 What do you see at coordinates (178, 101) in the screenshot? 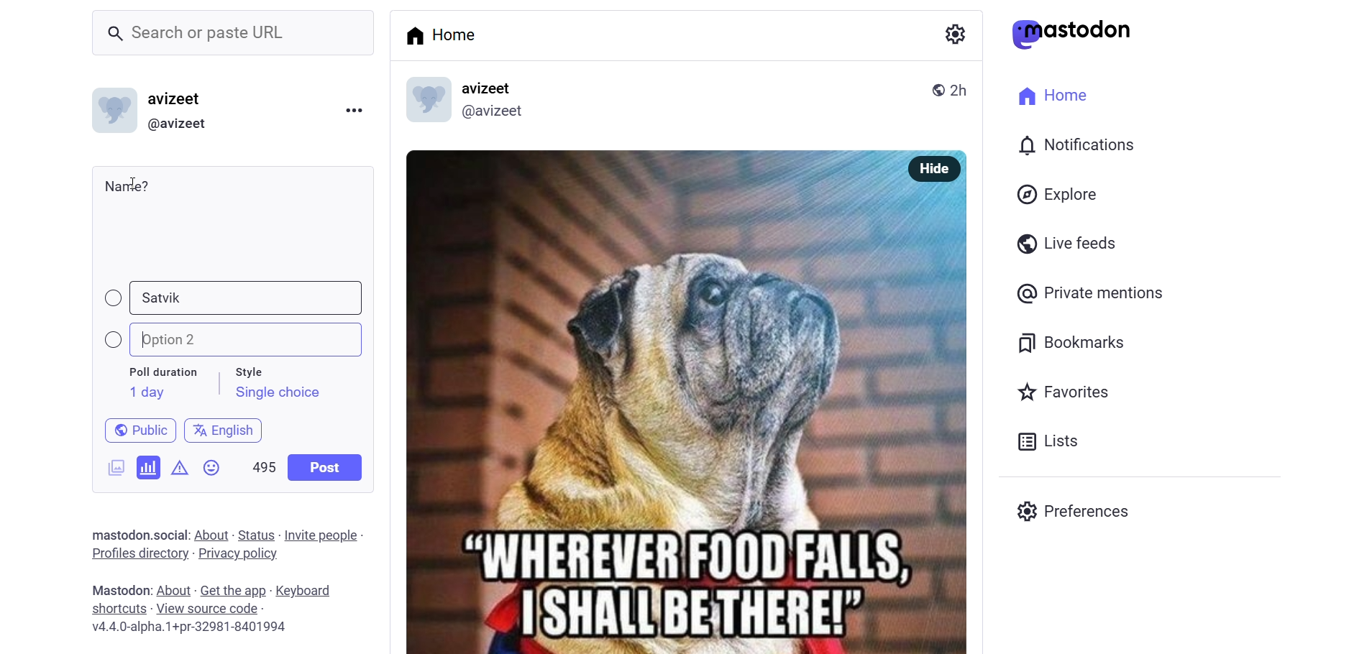
I see `avizeet` at bounding box center [178, 101].